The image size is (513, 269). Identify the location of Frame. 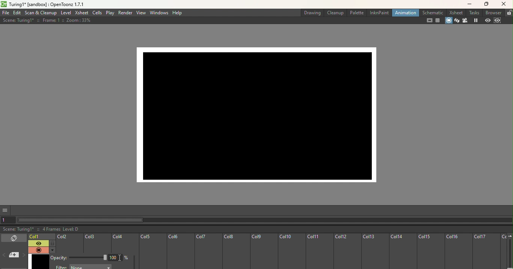
(39, 261).